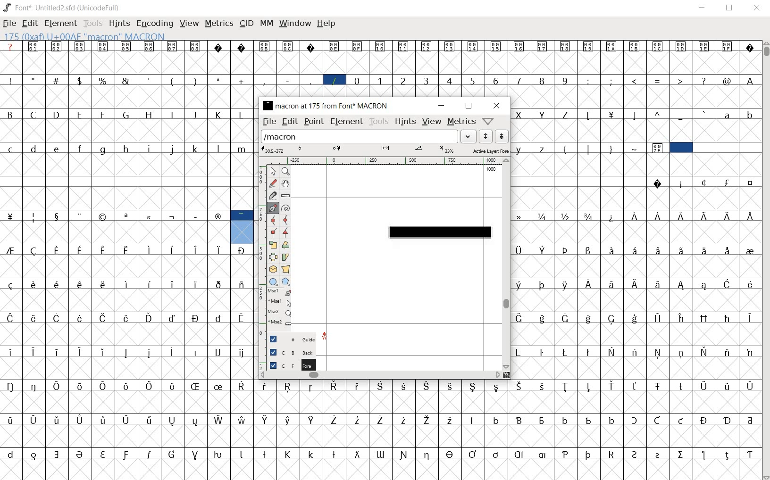  What do you see at coordinates (381, 80) in the screenshot?
I see `1` at bounding box center [381, 80].